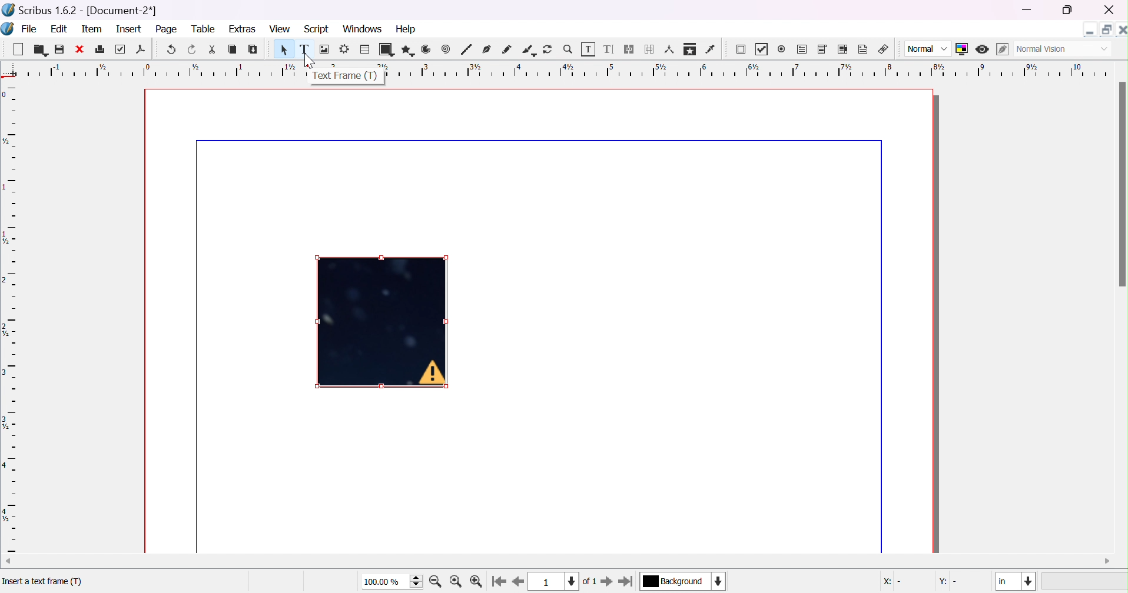  What do you see at coordinates (565, 581) in the screenshot?
I see `current page` at bounding box center [565, 581].